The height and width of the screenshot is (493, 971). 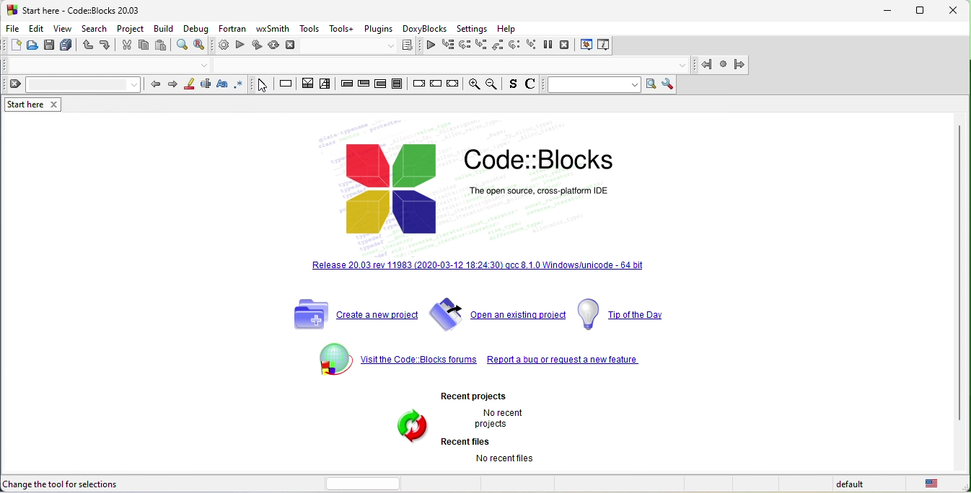 What do you see at coordinates (364, 483) in the screenshot?
I see `horizontal scroll bar` at bounding box center [364, 483].